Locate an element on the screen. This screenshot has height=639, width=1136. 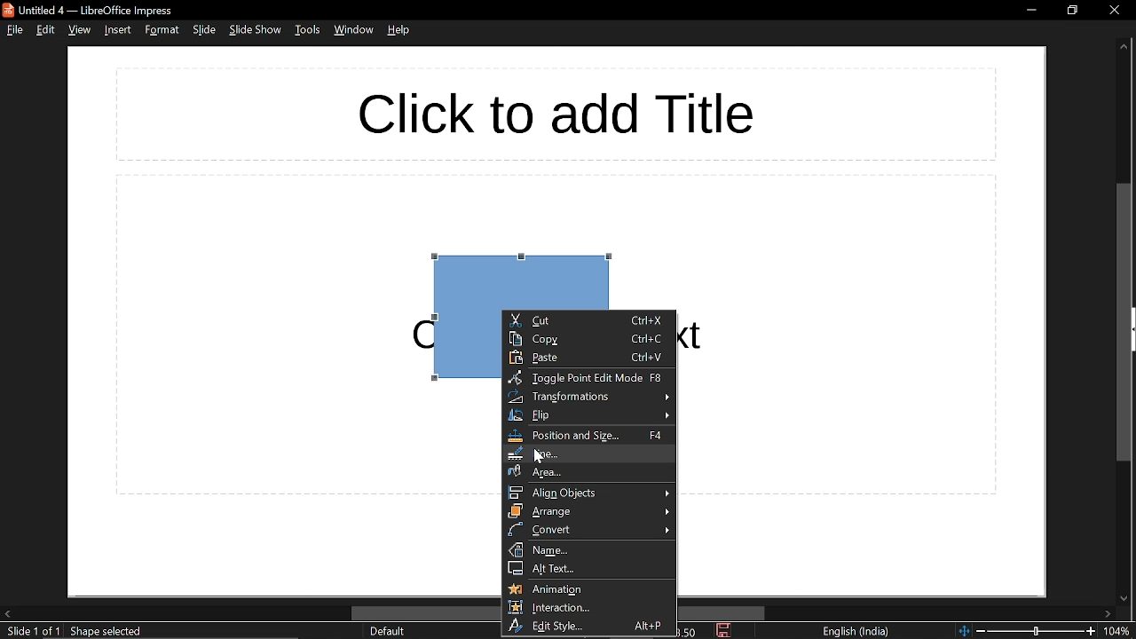
help is located at coordinates (399, 29).